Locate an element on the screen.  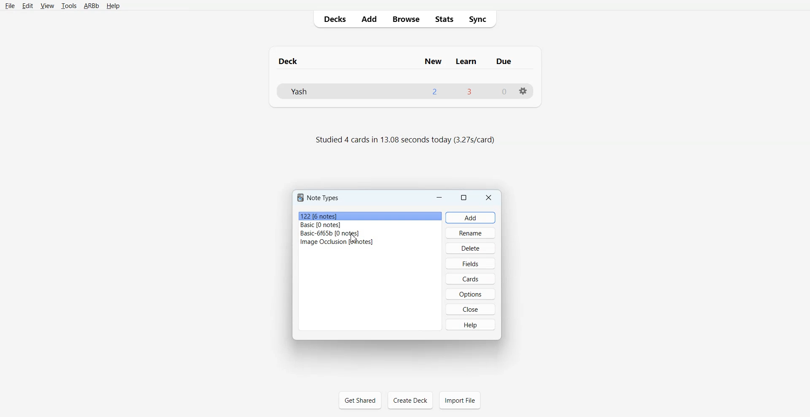
Rename is located at coordinates (471, 233).